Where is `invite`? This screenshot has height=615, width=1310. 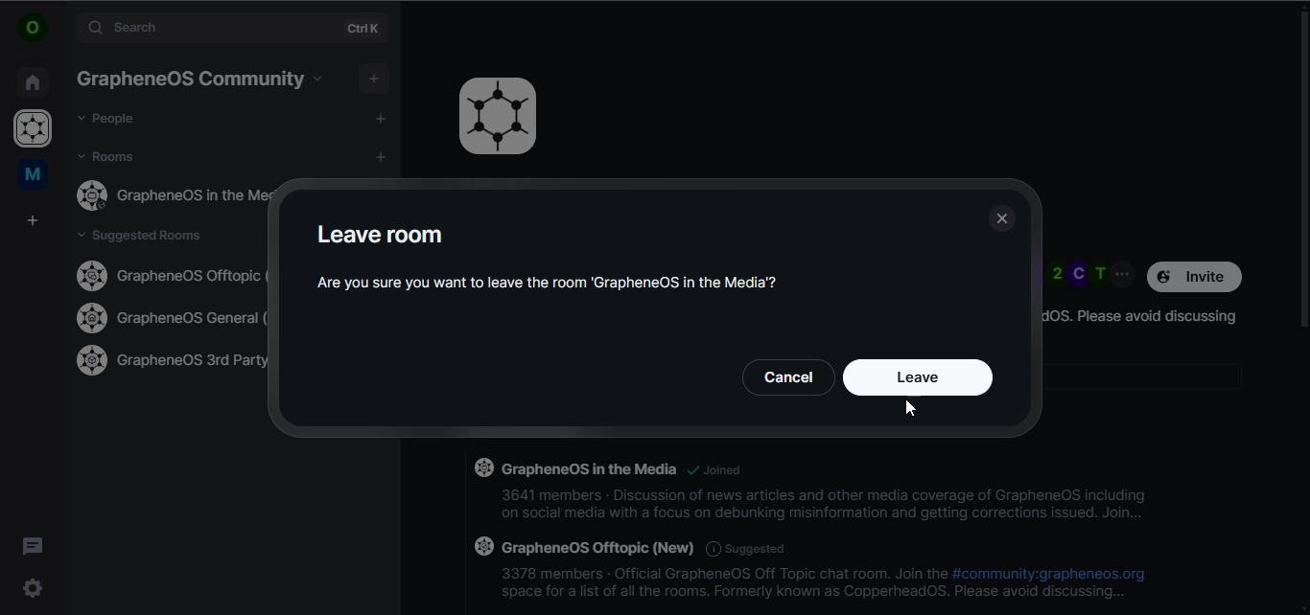 invite is located at coordinates (1196, 276).